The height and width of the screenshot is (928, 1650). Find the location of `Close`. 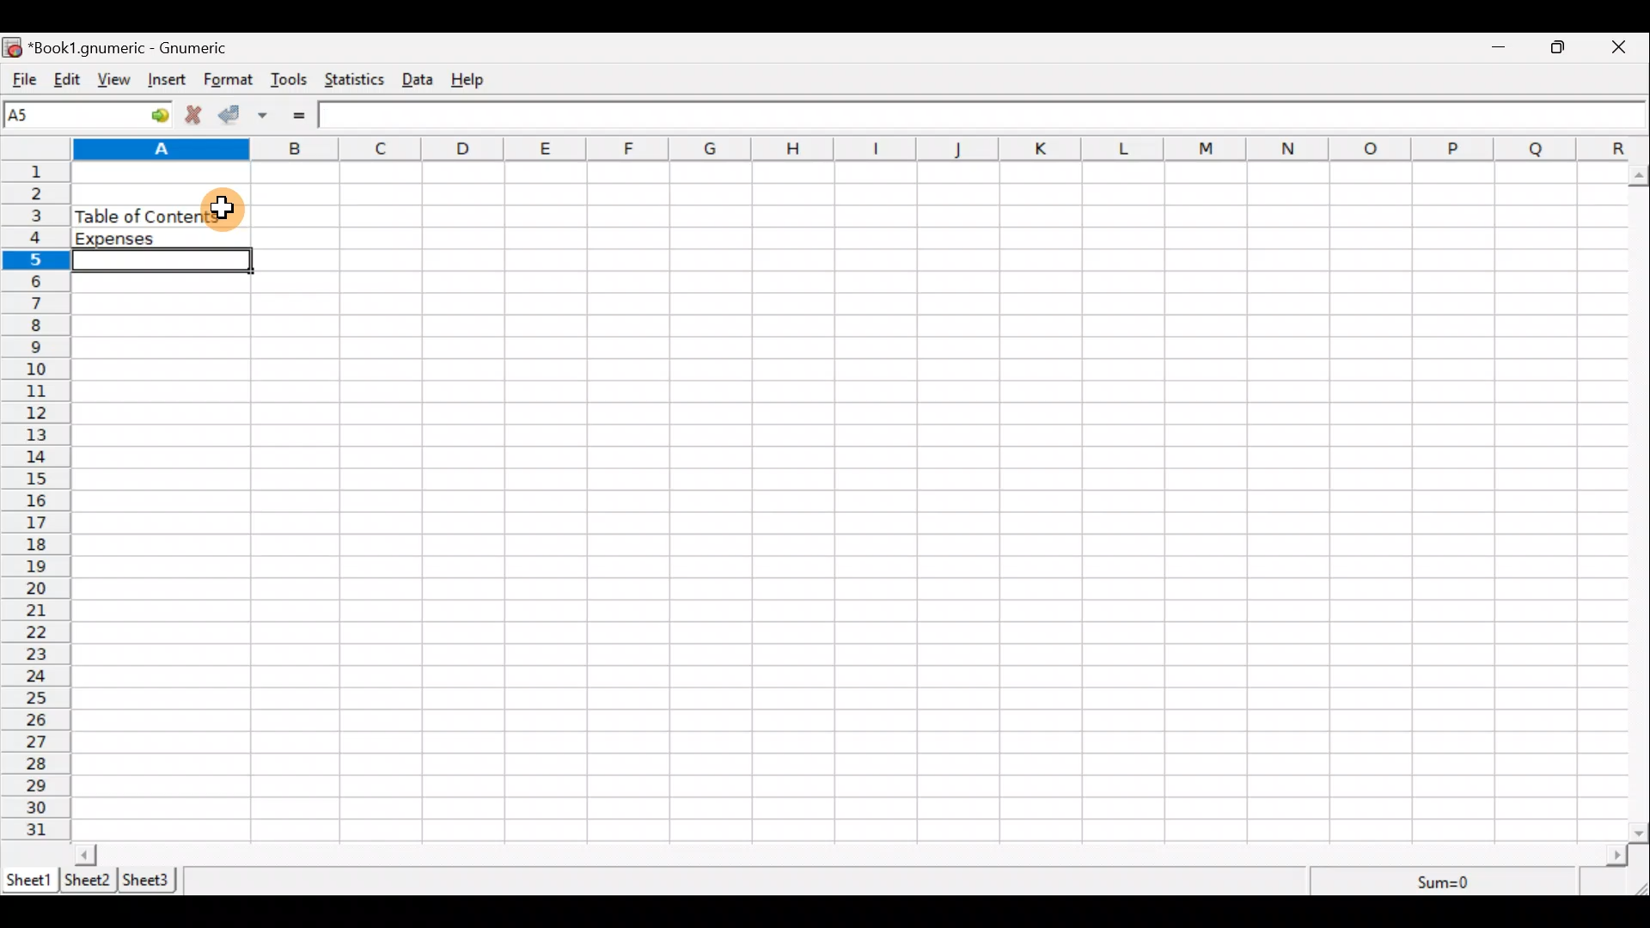

Close is located at coordinates (1626, 47).